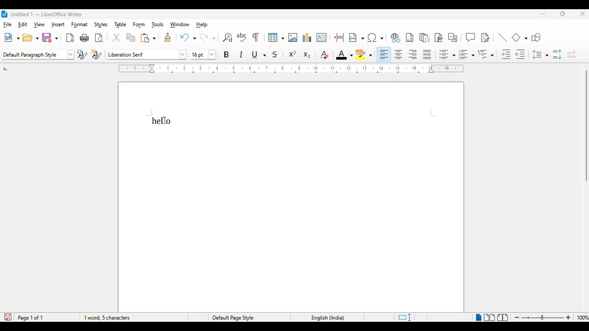 The height and width of the screenshot is (331, 589). I want to click on insert, so click(58, 24).